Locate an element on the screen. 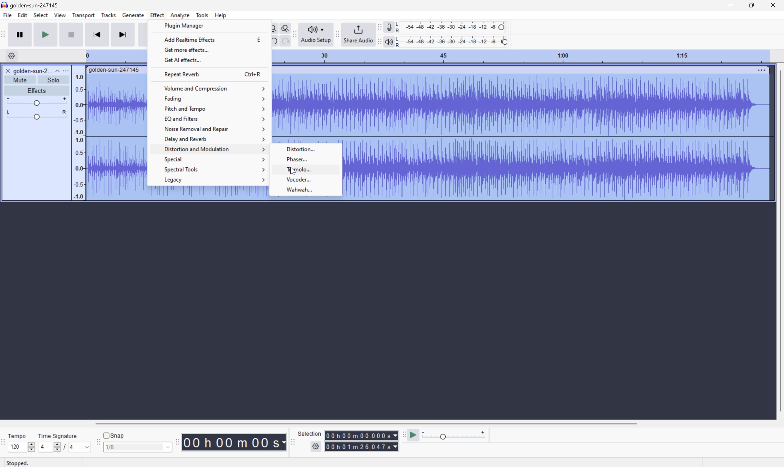  Snap is located at coordinates (114, 435).